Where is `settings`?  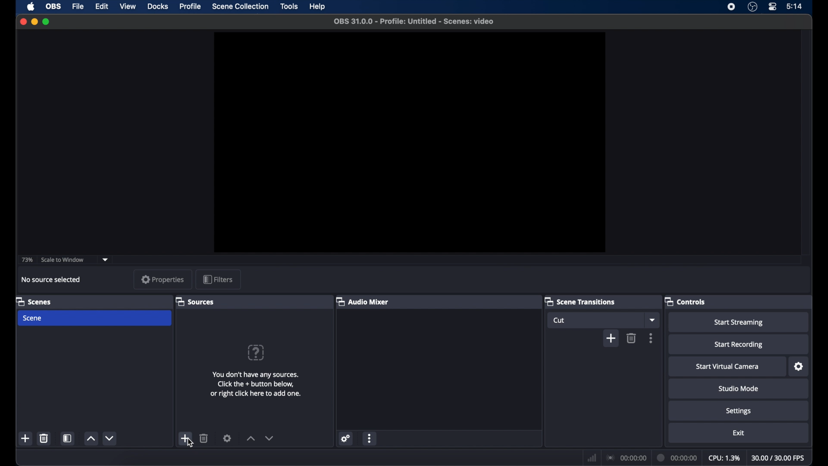 settings is located at coordinates (738, 411).